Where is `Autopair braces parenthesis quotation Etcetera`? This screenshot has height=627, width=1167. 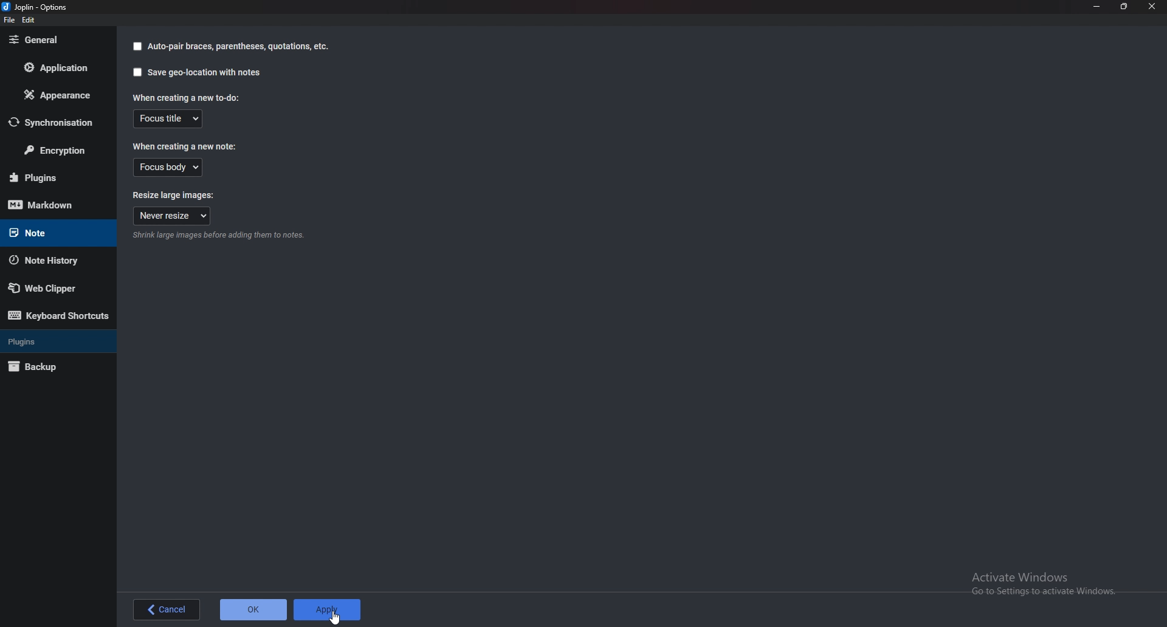 Autopair braces parenthesis quotation Etcetera is located at coordinates (239, 46).